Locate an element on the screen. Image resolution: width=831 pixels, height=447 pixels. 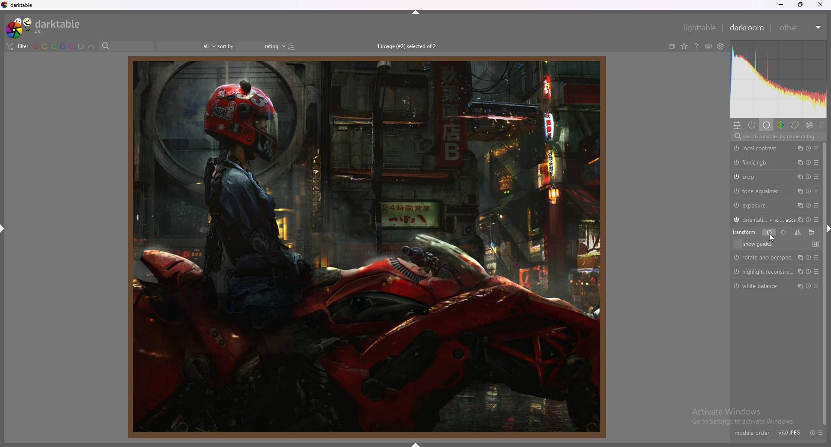
multiple instances action is located at coordinates (799, 162).